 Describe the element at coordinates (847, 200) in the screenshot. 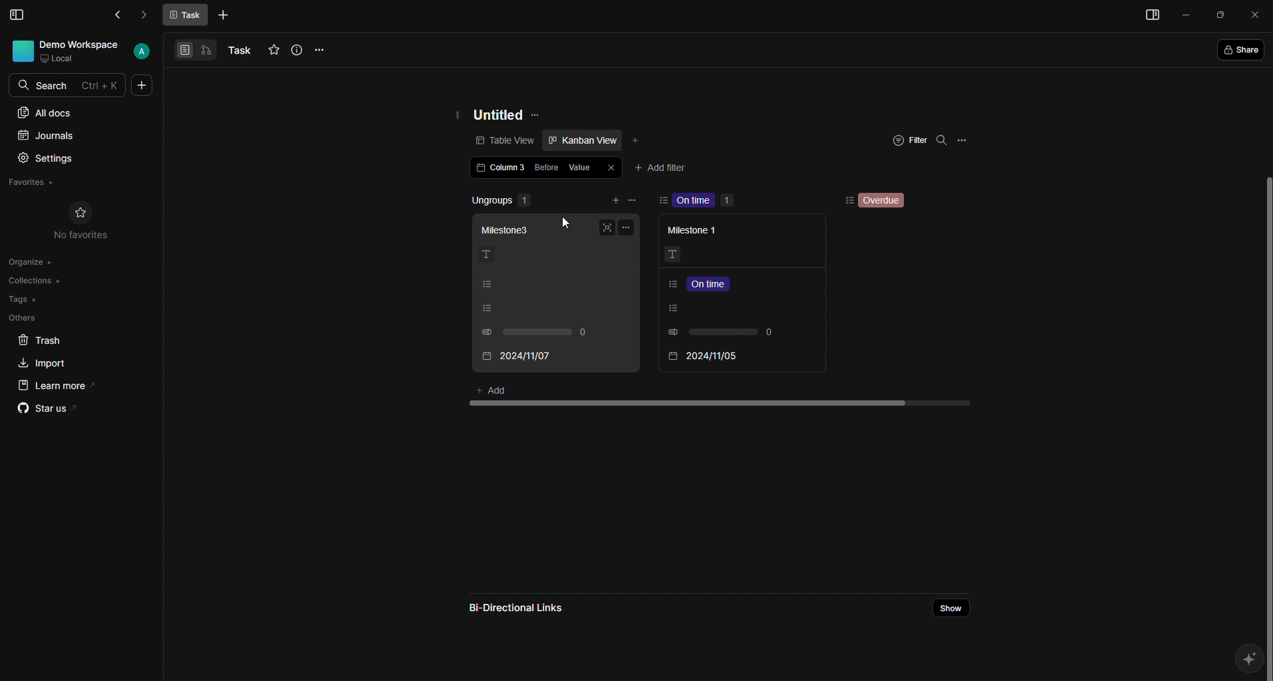

I see `Sorting` at that location.